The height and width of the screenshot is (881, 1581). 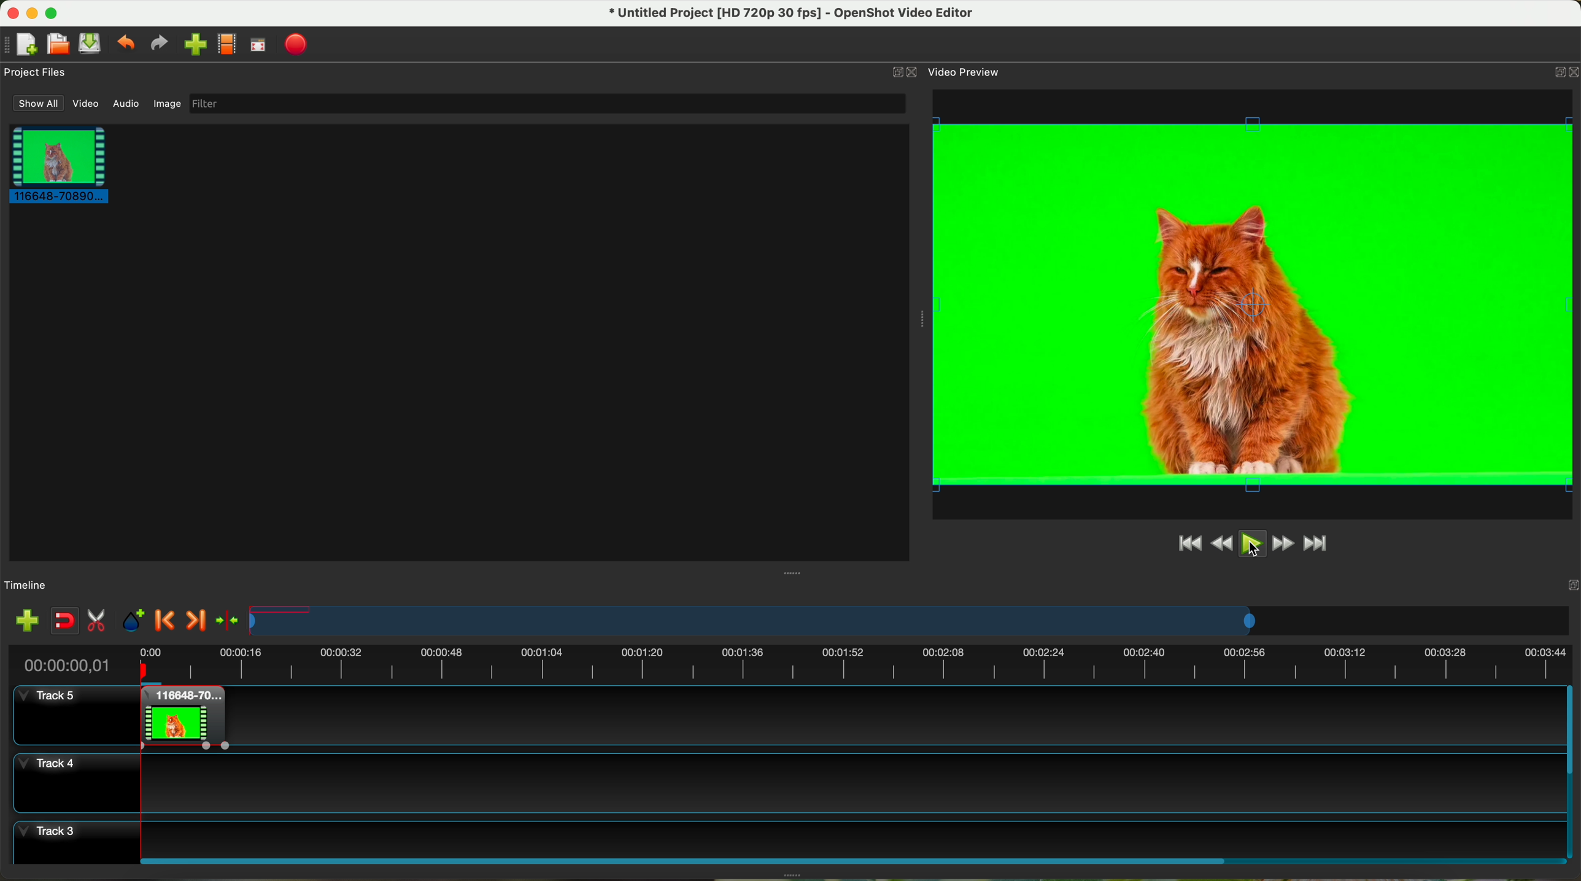 I want to click on timeline, so click(x=789, y=663).